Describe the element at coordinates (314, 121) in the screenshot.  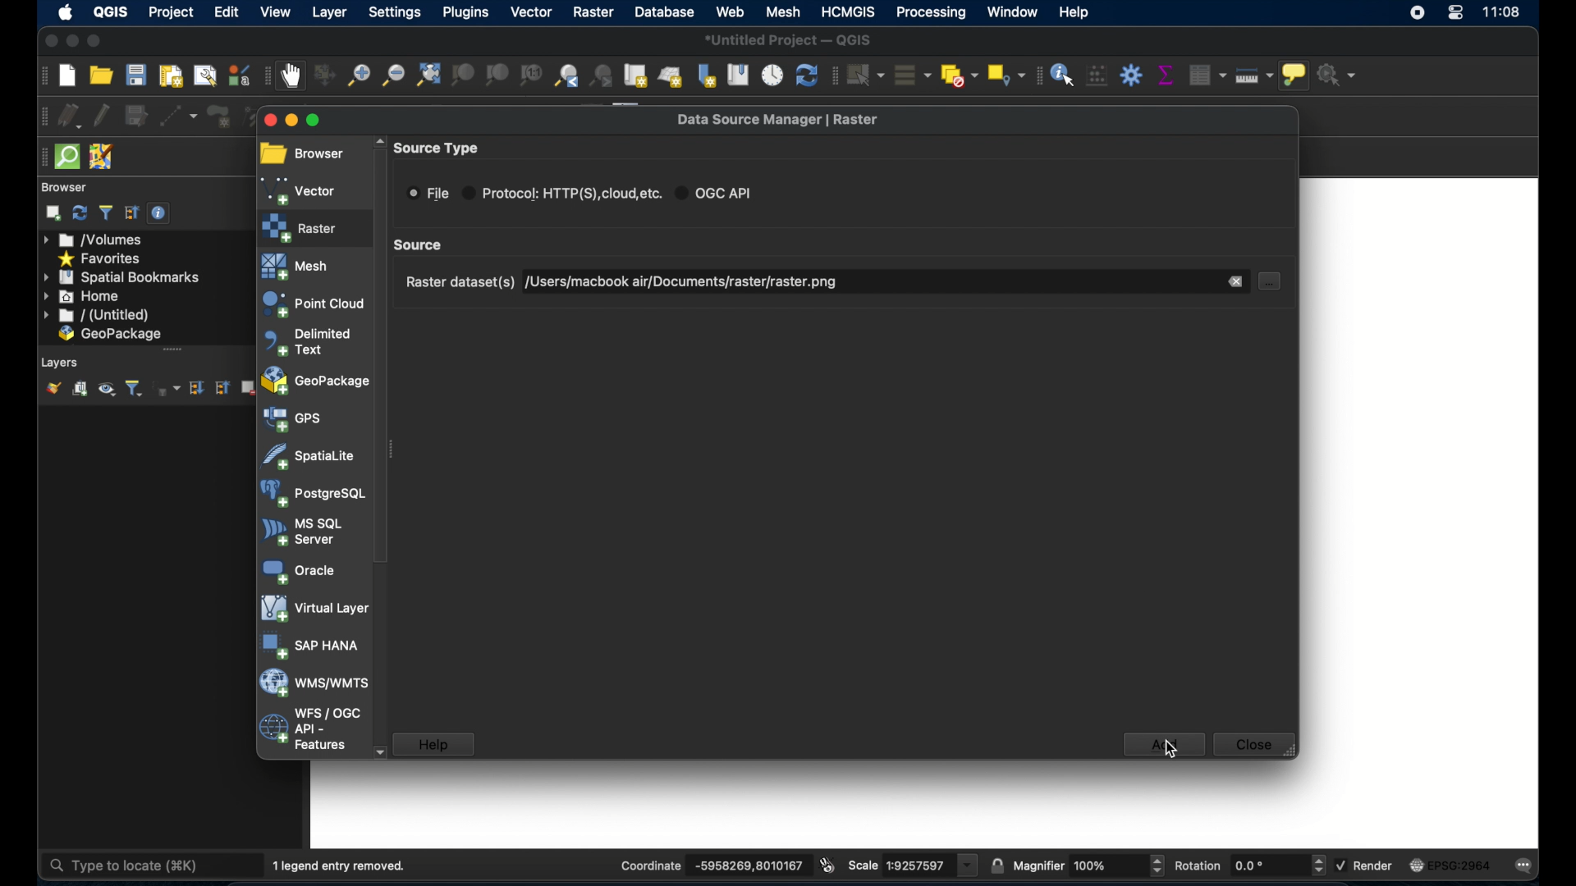
I see `maximize` at that location.